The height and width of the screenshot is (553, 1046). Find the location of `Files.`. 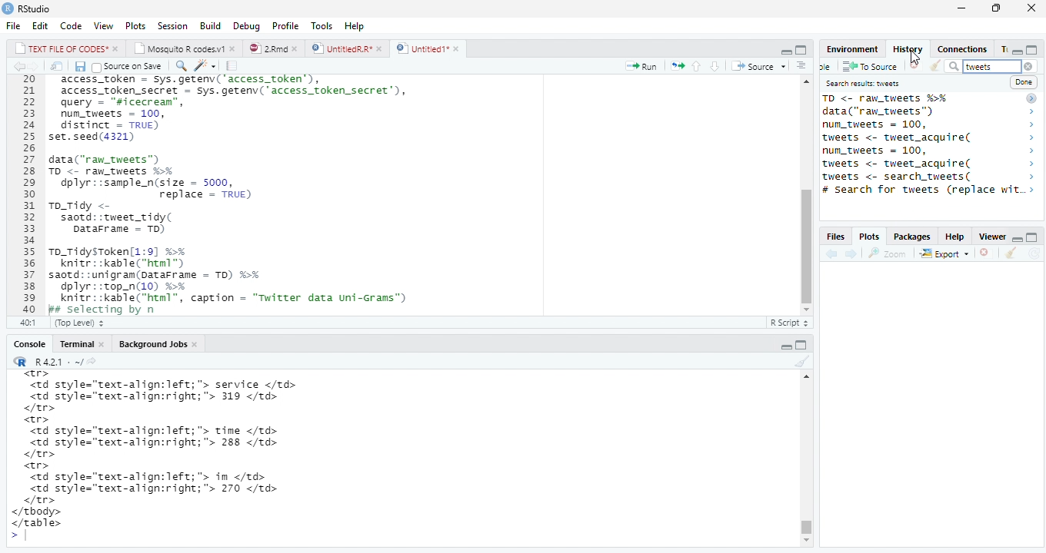

Files. is located at coordinates (834, 236).